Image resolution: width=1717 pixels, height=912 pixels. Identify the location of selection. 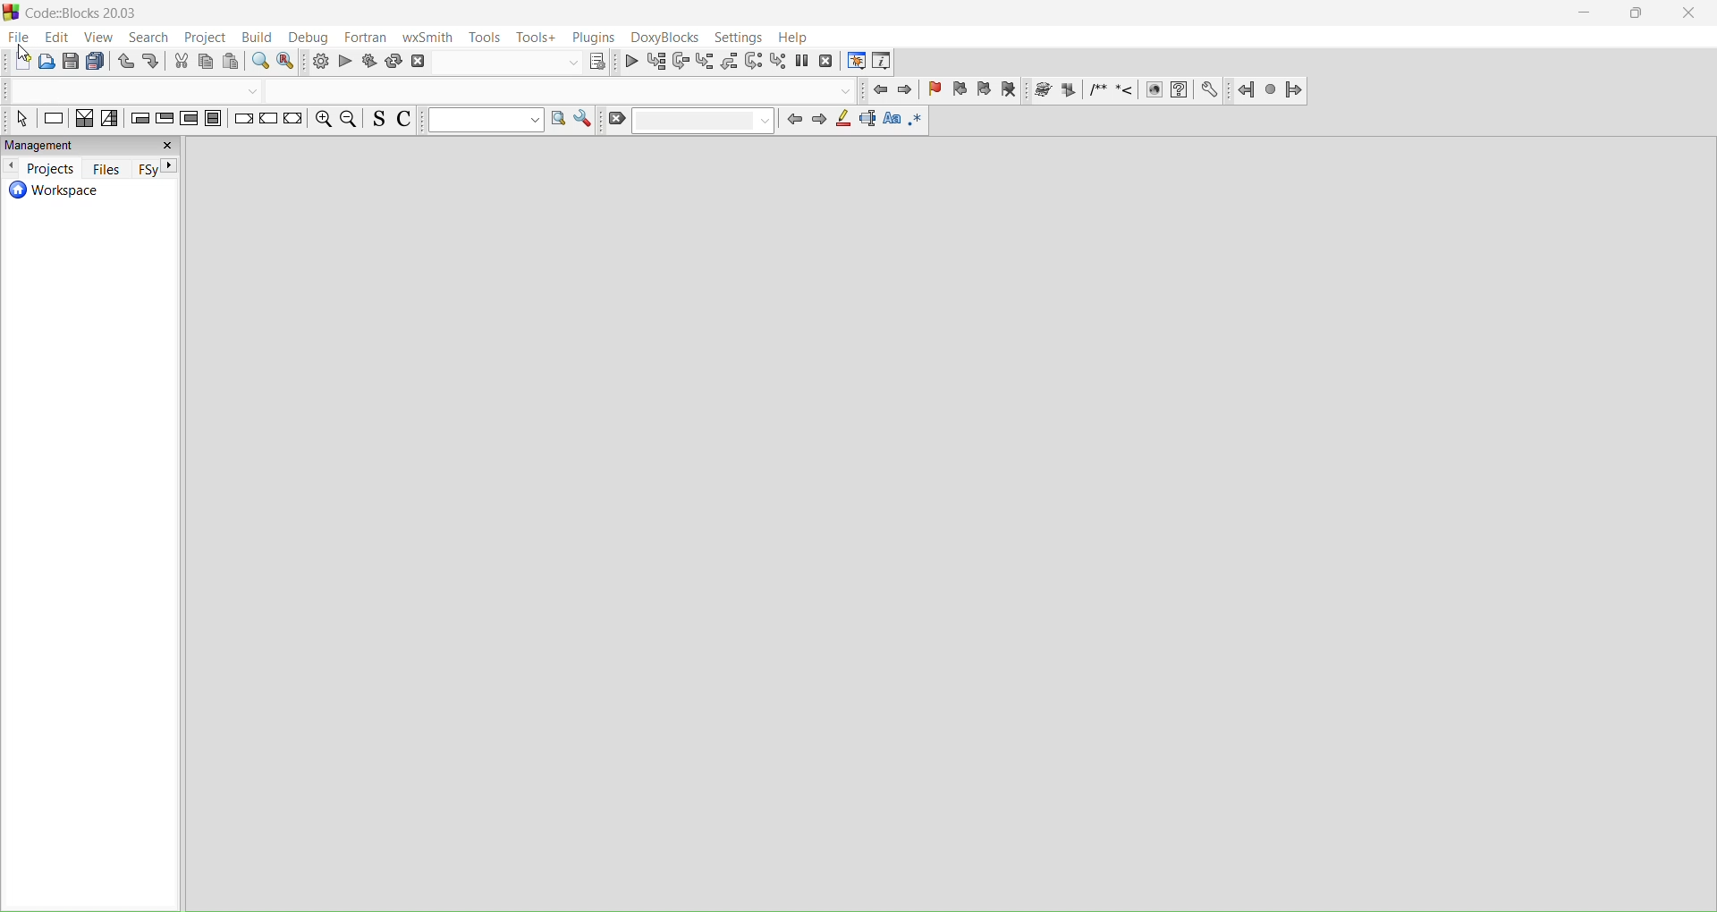
(113, 120).